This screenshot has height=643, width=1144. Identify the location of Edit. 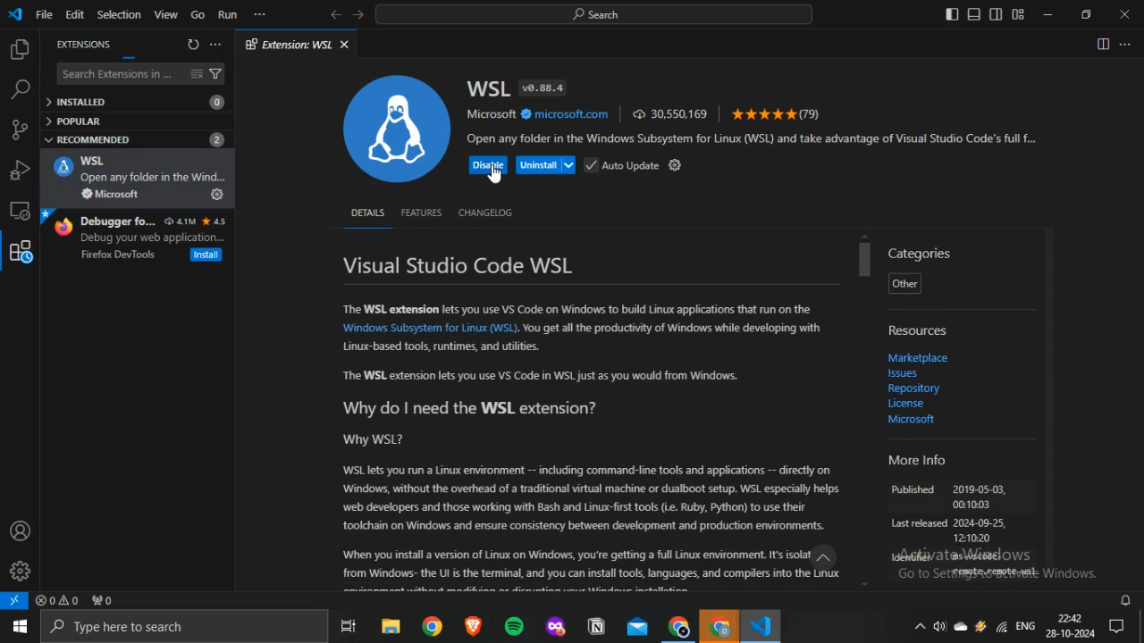
(73, 14).